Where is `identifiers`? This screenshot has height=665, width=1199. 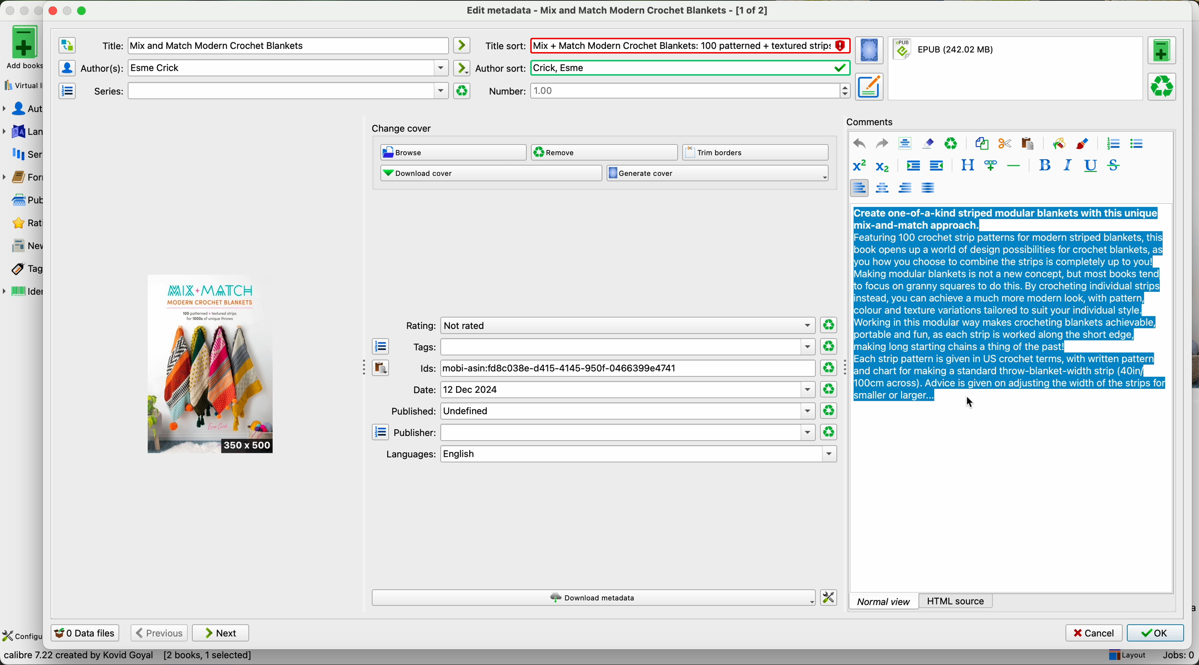 identifiers is located at coordinates (23, 292).